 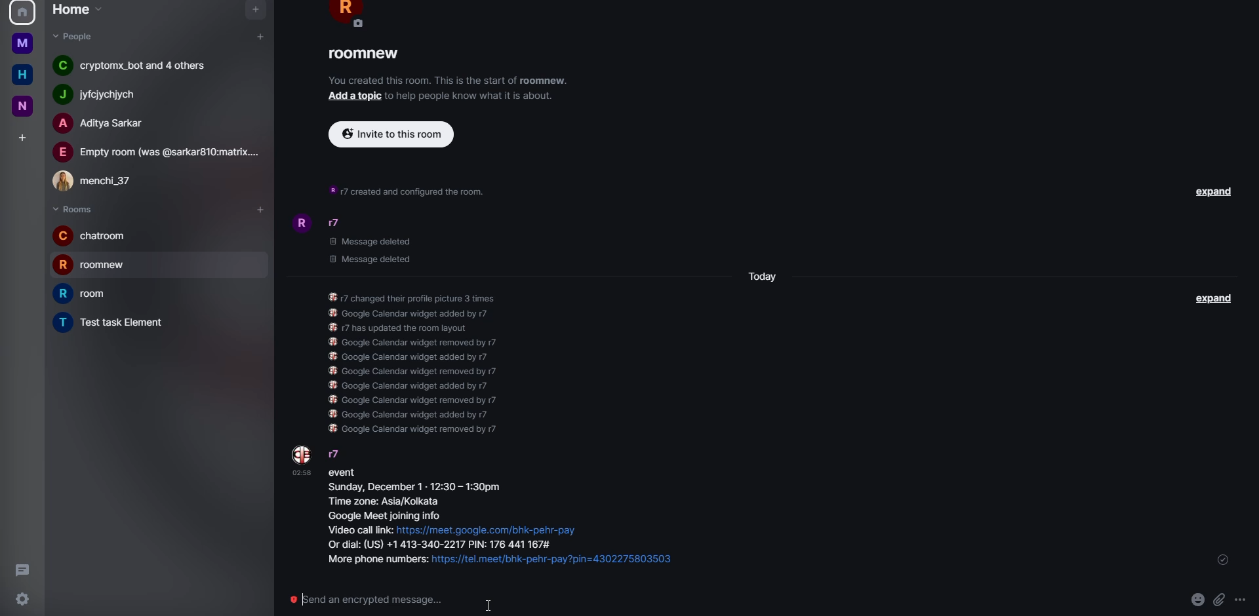 What do you see at coordinates (73, 37) in the screenshot?
I see `people` at bounding box center [73, 37].